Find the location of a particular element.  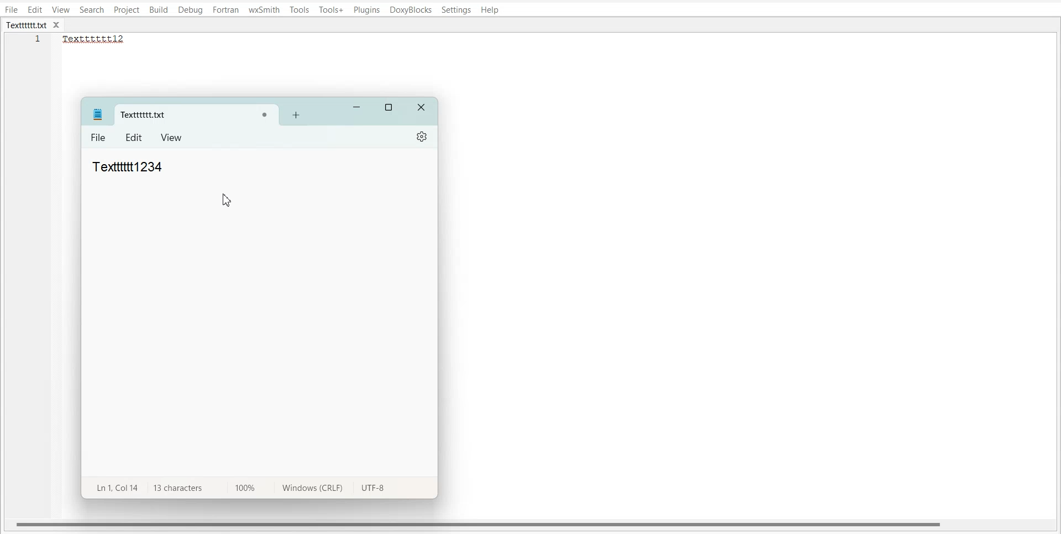

Cursor is located at coordinates (228, 200).